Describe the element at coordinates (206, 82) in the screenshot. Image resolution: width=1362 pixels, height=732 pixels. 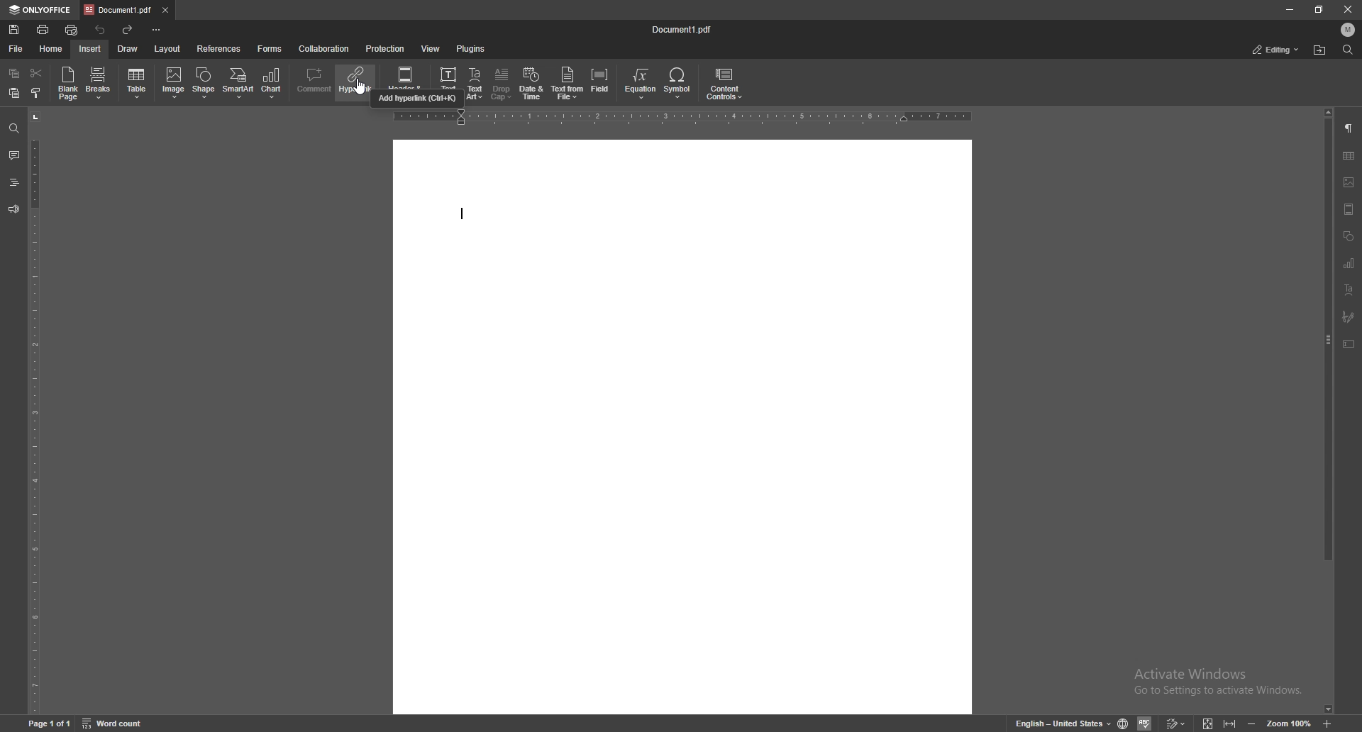
I see `shape` at that location.